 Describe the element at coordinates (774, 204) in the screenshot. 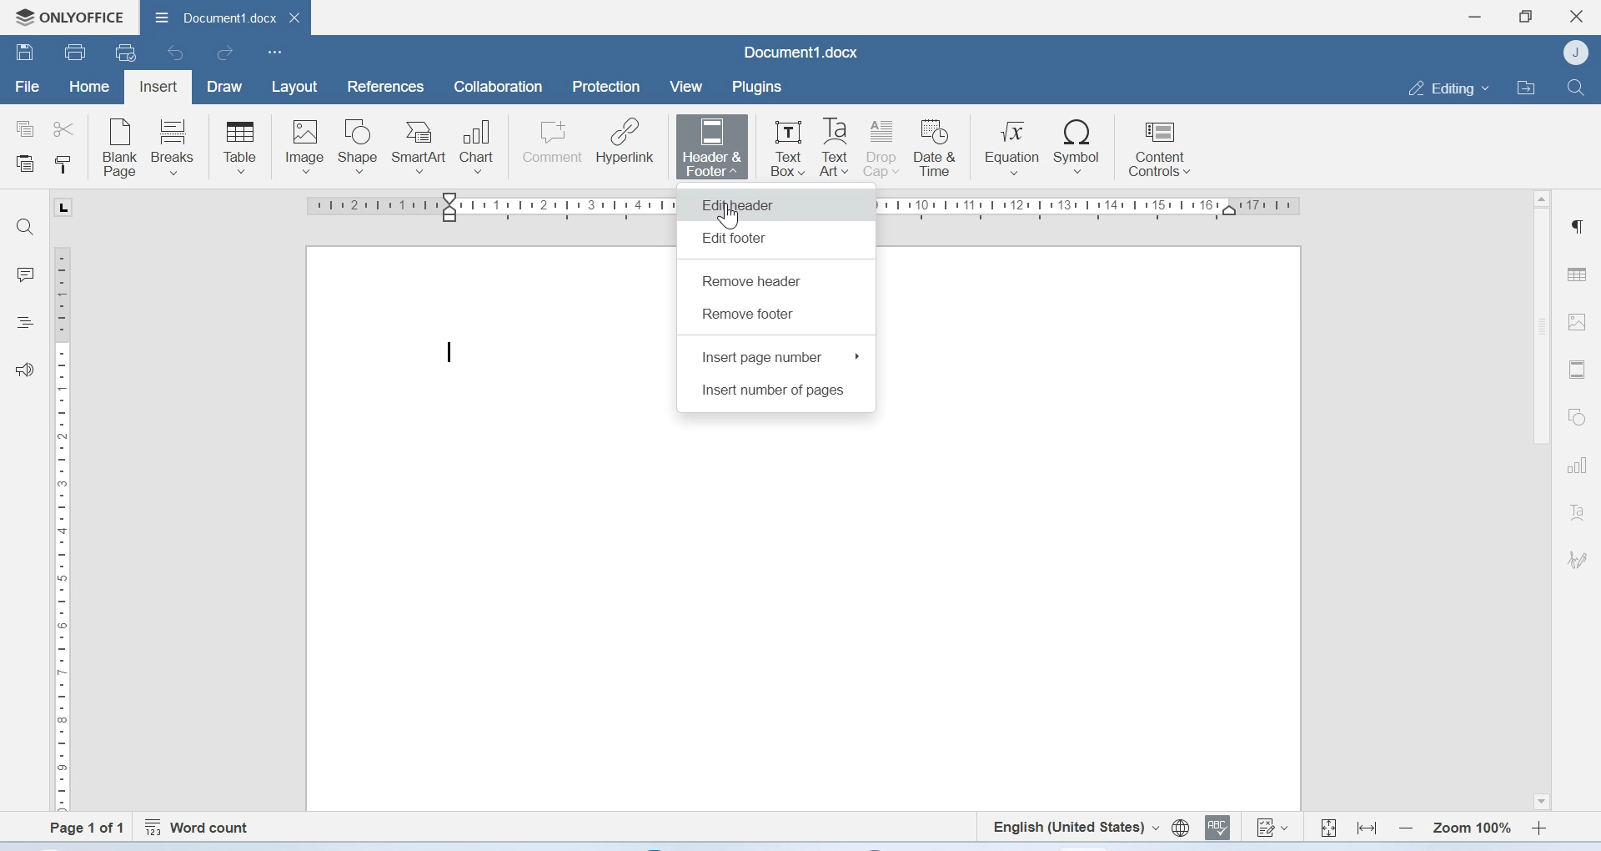

I see `Edit header` at that location.